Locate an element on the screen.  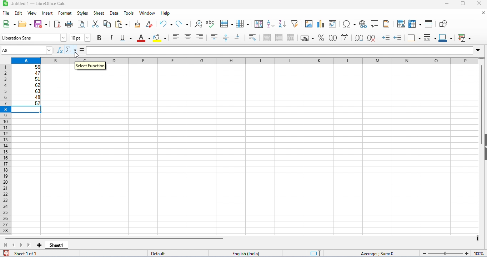
border is located at coordinates (414, 38).